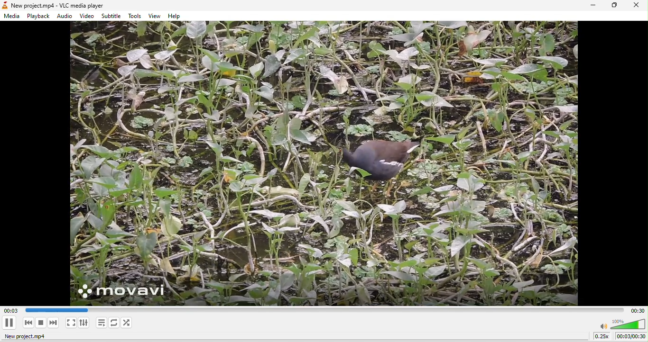 The image size is (648, 342). I want to click on 00.03, so click(11, 312).